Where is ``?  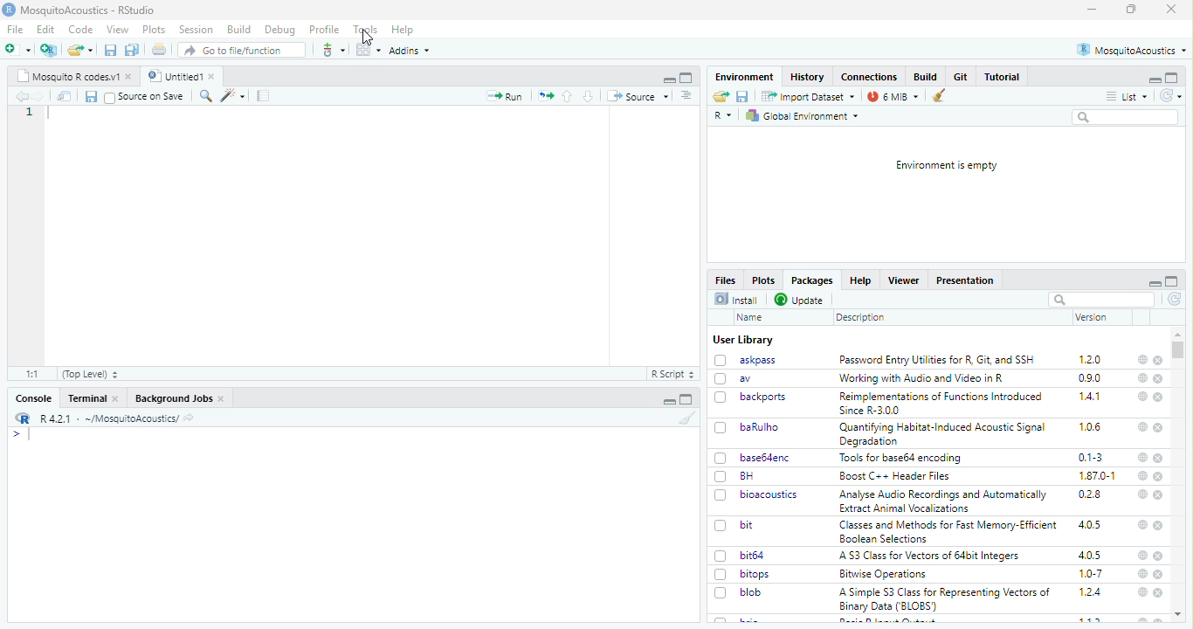
 is located at coordinates (928, 76).